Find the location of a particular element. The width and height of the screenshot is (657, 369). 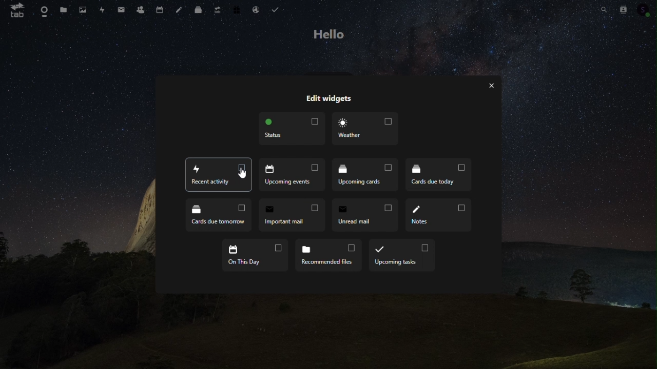

upcoming task is located at coordinates (402, 256).